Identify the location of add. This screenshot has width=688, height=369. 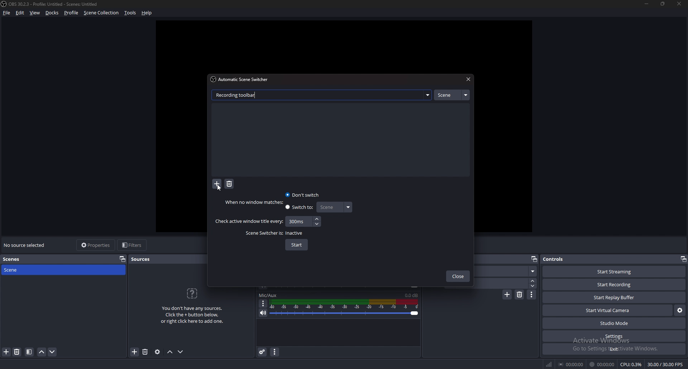
(217, 184).